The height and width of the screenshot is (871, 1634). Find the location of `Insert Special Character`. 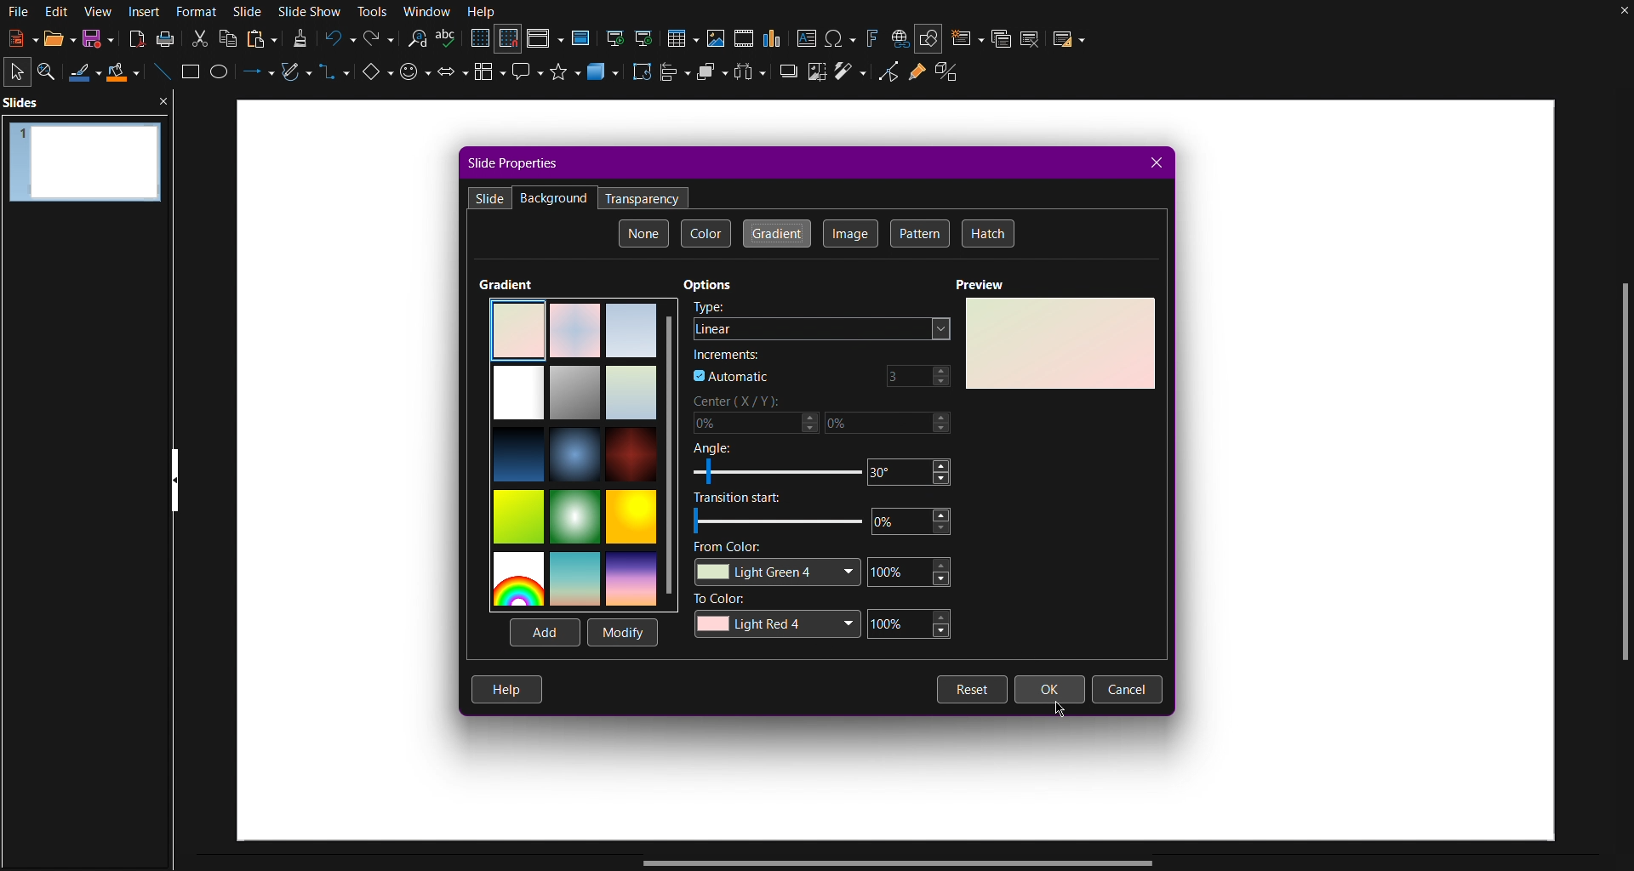

Insert Special Character is located at coordinates (842, 37).